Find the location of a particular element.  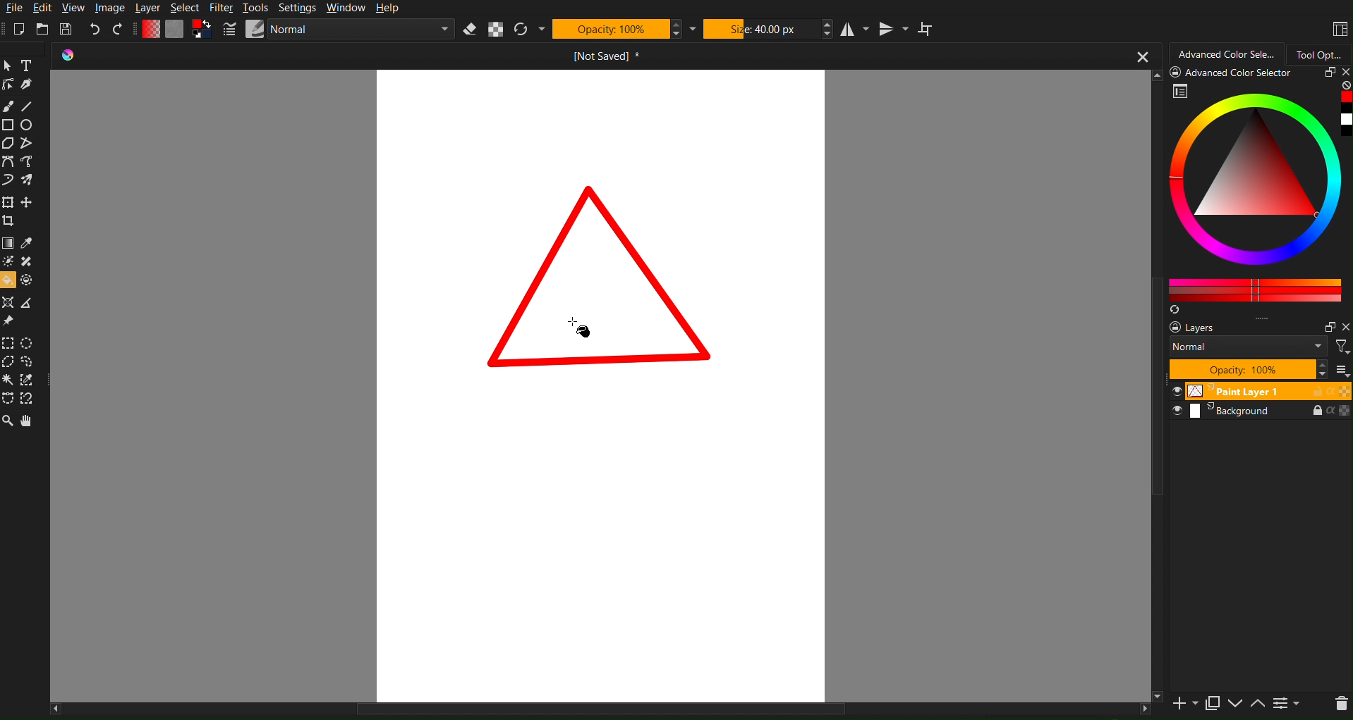

layers is located at coordinates (1207, 328).